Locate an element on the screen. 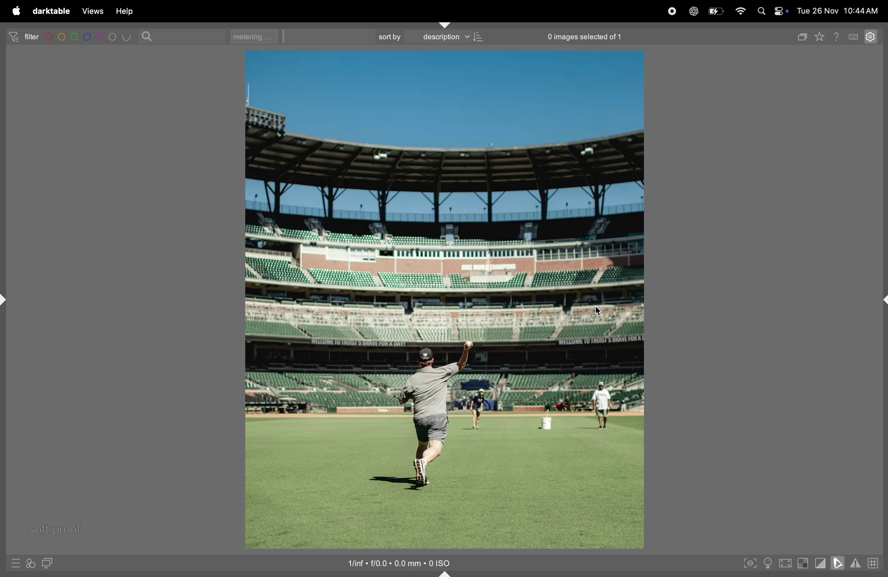 The width and height of the screenshot is (888, 577). description is located at coordinates (451, 37).